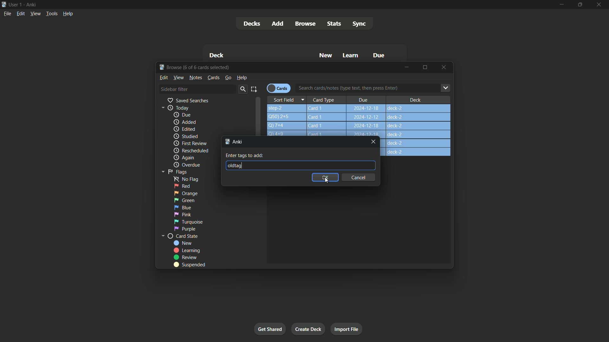 This screenshot has width=609, height=342. Describe the element at coordinates (179, 77) in the screenshot. I see `view` at that location.